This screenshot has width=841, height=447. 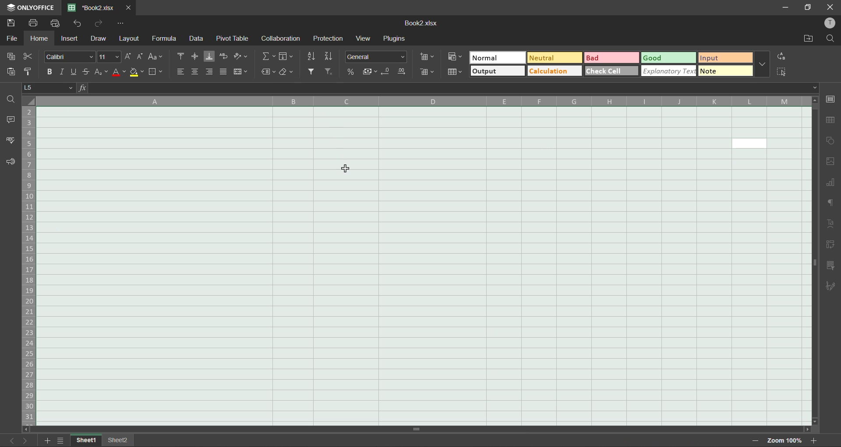 I want to click on output, so click(x=498, y=71).